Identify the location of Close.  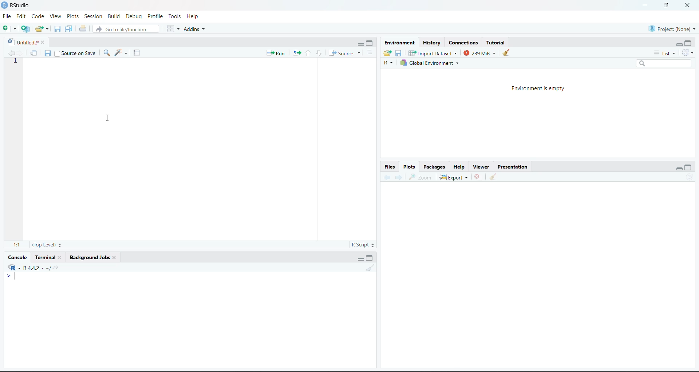
(686, 6).